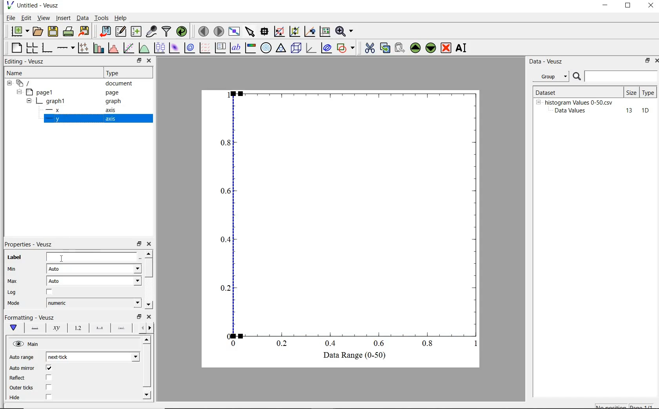 The width and height of the screenshot is (659, 409). Describe the element at coordinates (14, 269) in the screenshot. I see `min` at that location.